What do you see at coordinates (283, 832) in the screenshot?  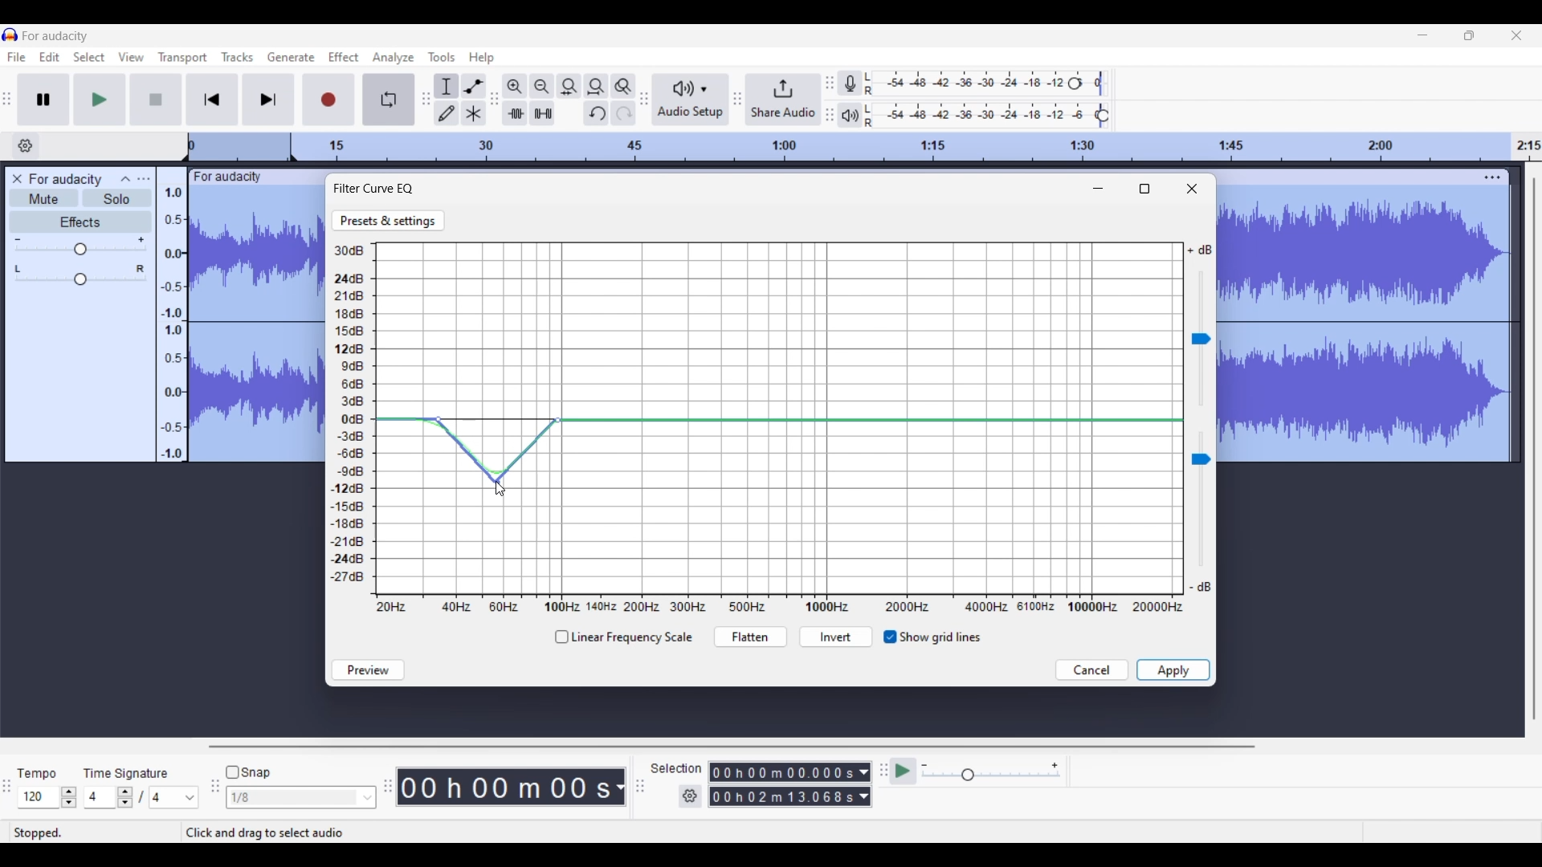 I see `Description of current selection` at bounding box center [283, 832].